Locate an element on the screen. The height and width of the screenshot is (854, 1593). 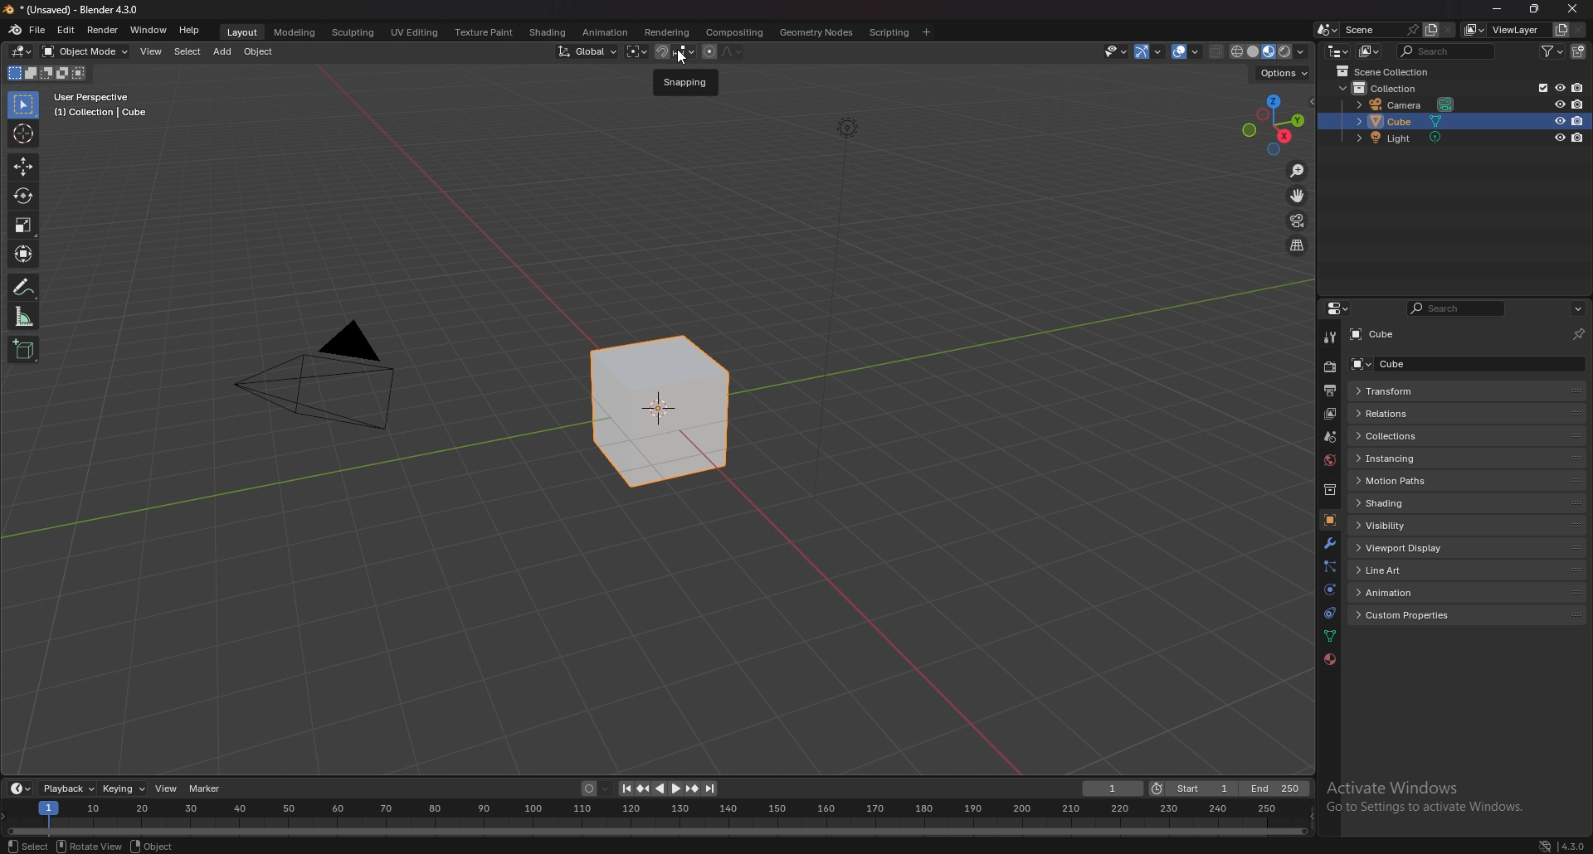
rotate is located at coordinates (24, 195).